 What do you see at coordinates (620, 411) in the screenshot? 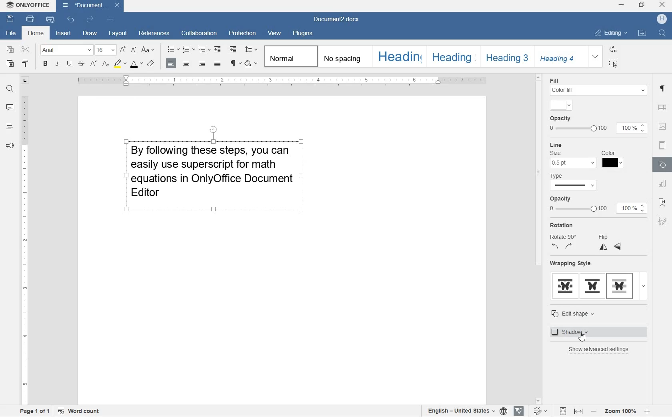
I see `zoom in or zoom out` at bounding box center [620, 411].